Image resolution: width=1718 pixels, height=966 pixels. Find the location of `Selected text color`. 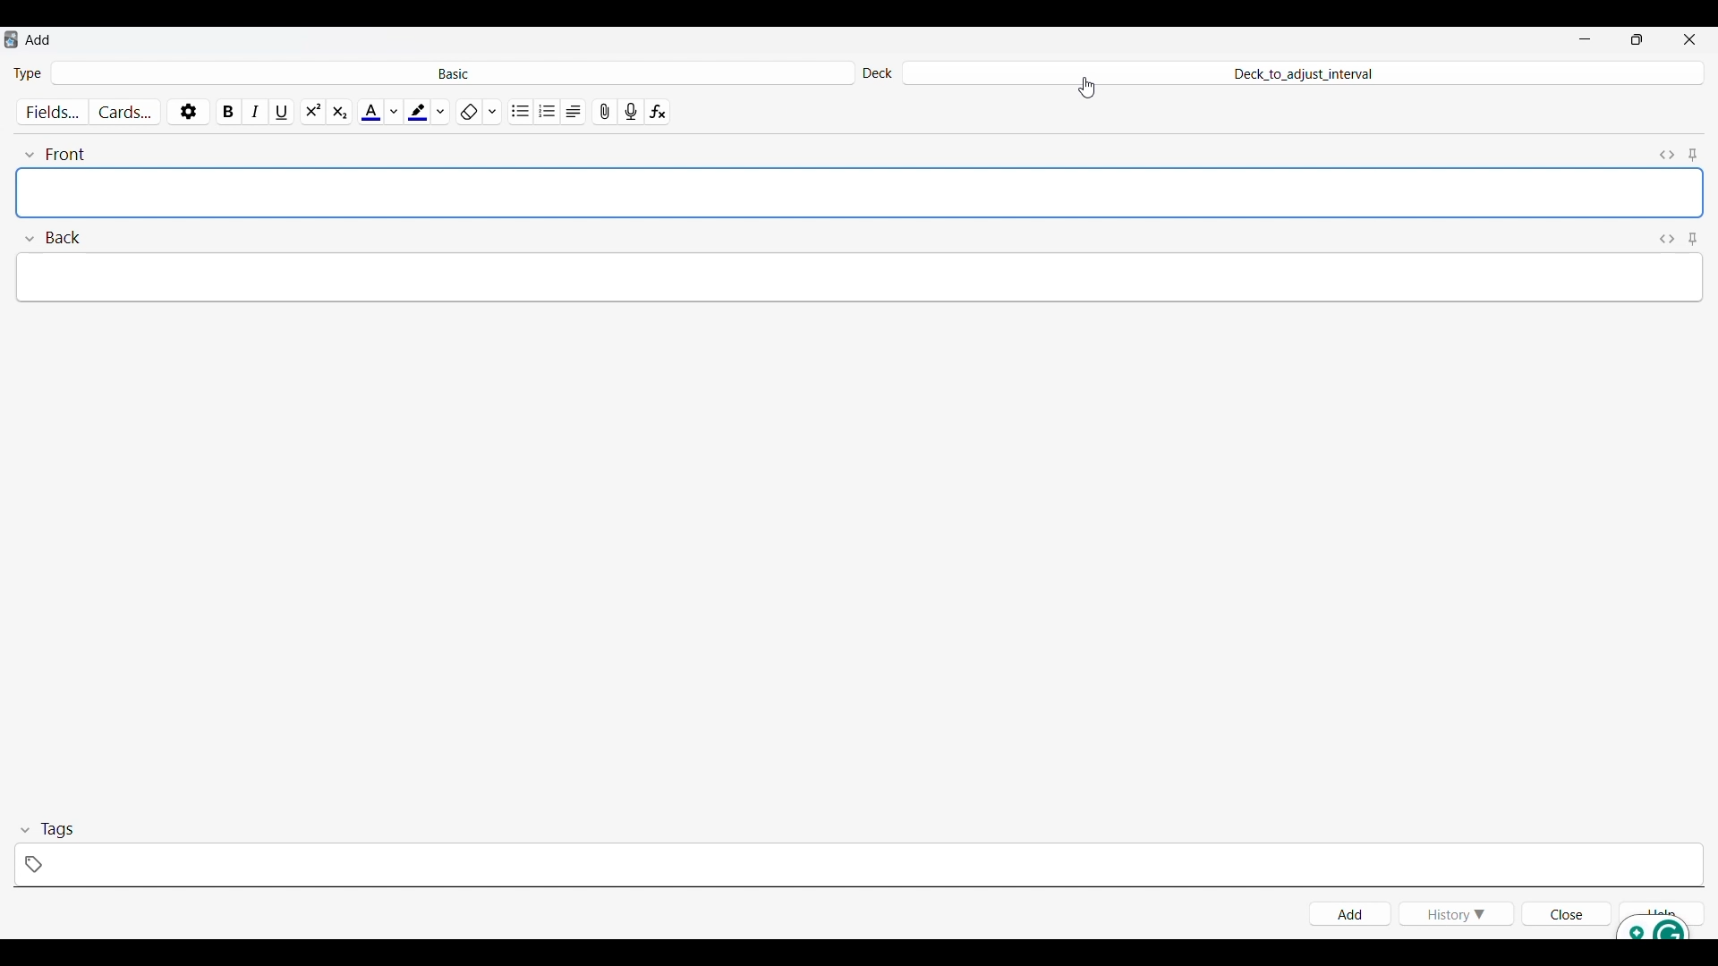

Selected text color is located at coordinates (370, 112).